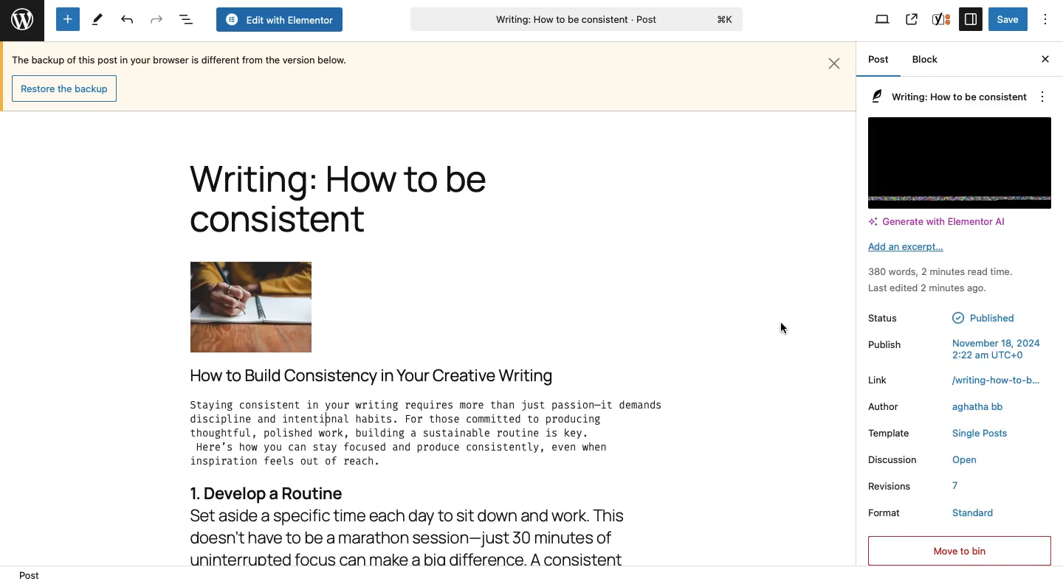 The image size is (1063, 584). I want to click on Format, so click(883, 514).